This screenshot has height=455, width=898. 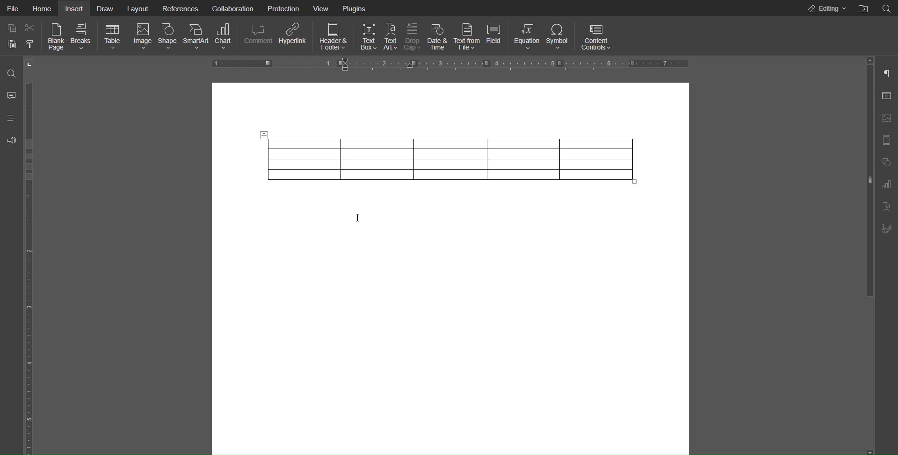 I want to click on Vertical Ruler, so click(x=29, y=265).